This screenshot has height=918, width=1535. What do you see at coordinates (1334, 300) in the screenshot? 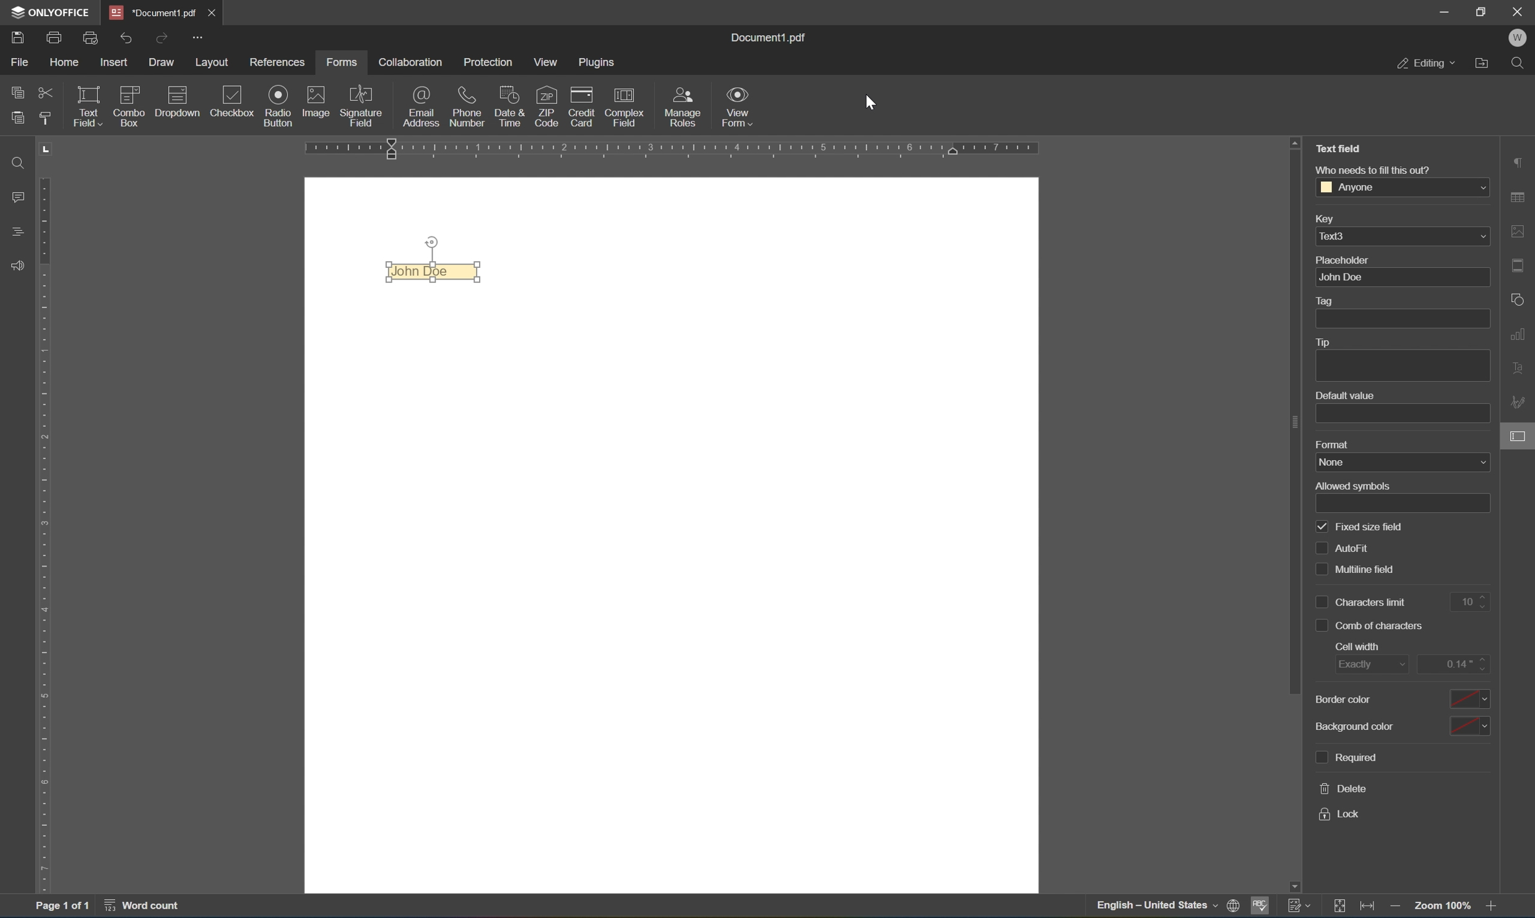
I see `tag` at bounding box center [1334, 300].